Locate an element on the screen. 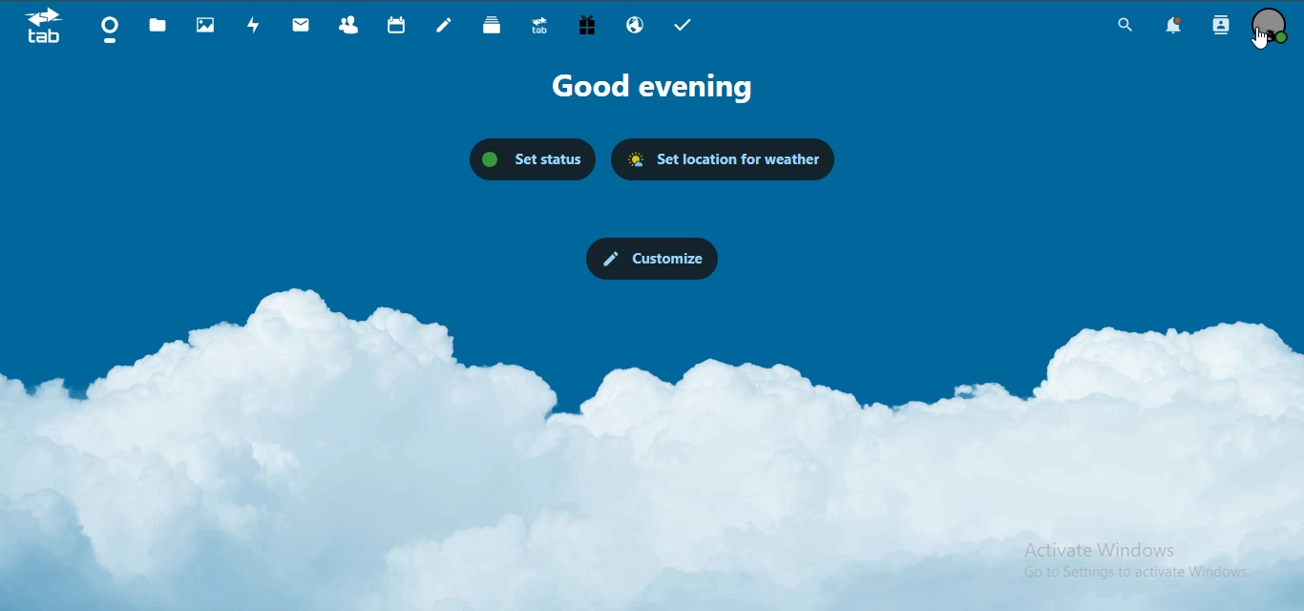  photos is located at coordinates (208, 26).